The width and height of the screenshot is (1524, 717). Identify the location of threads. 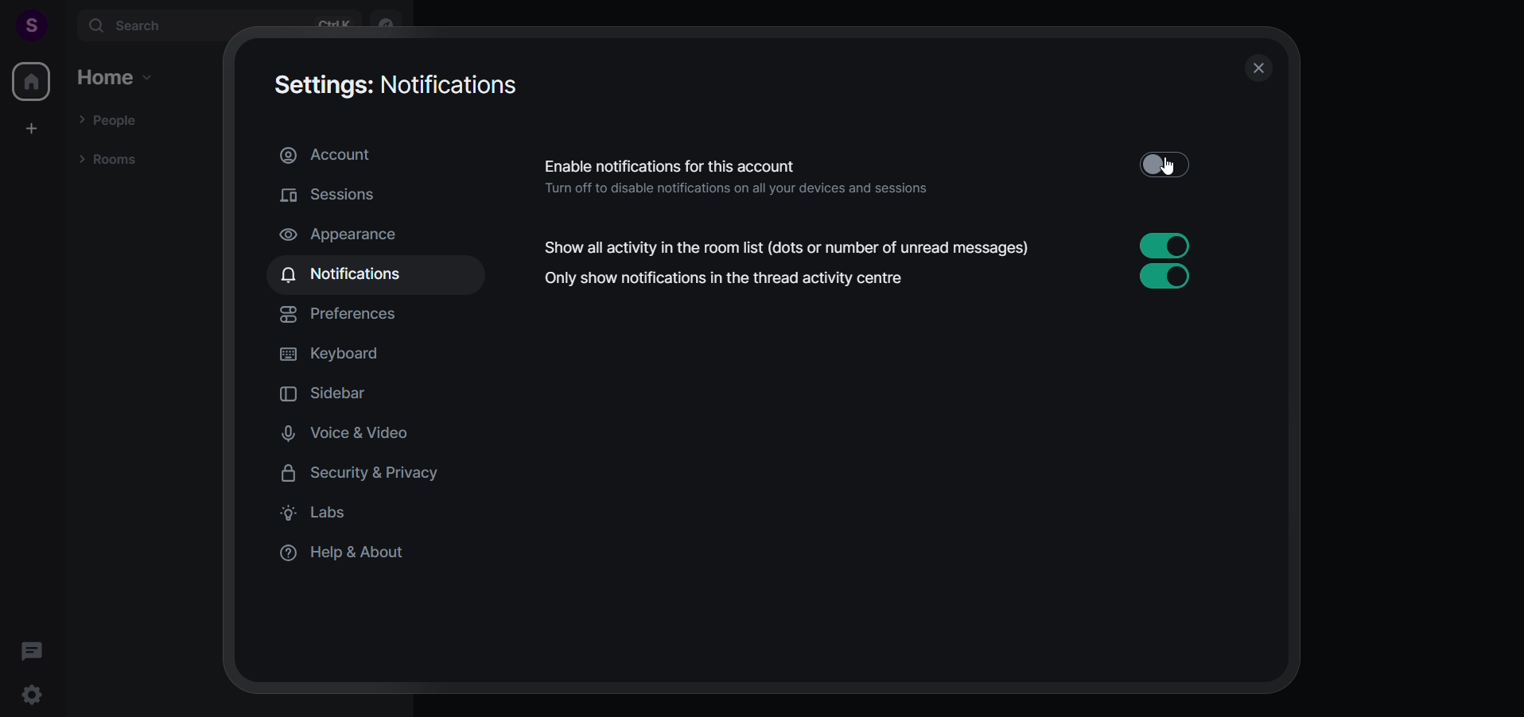
(31, 645).